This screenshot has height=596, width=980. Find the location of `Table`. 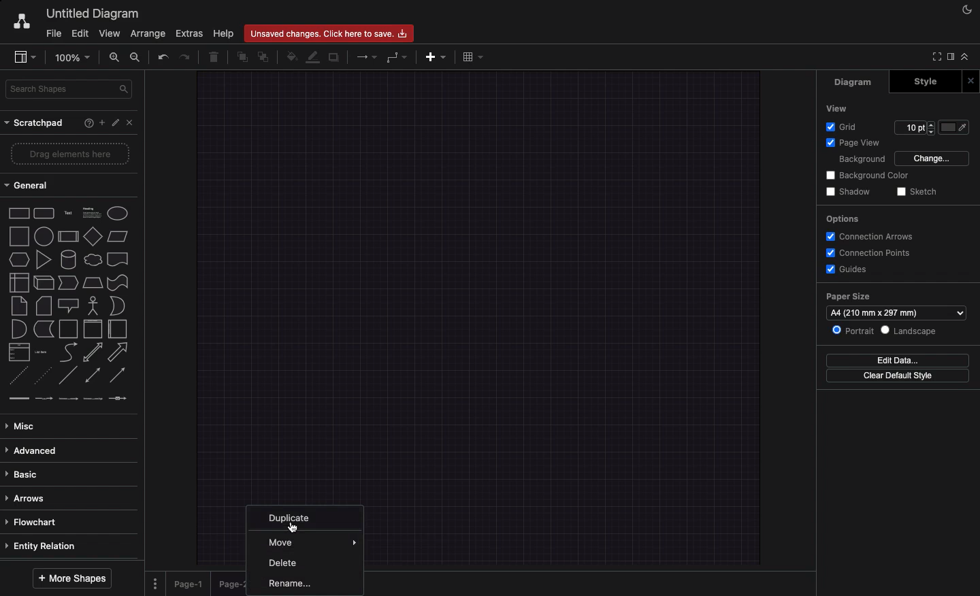

Table is located at coordinates (474, 56).